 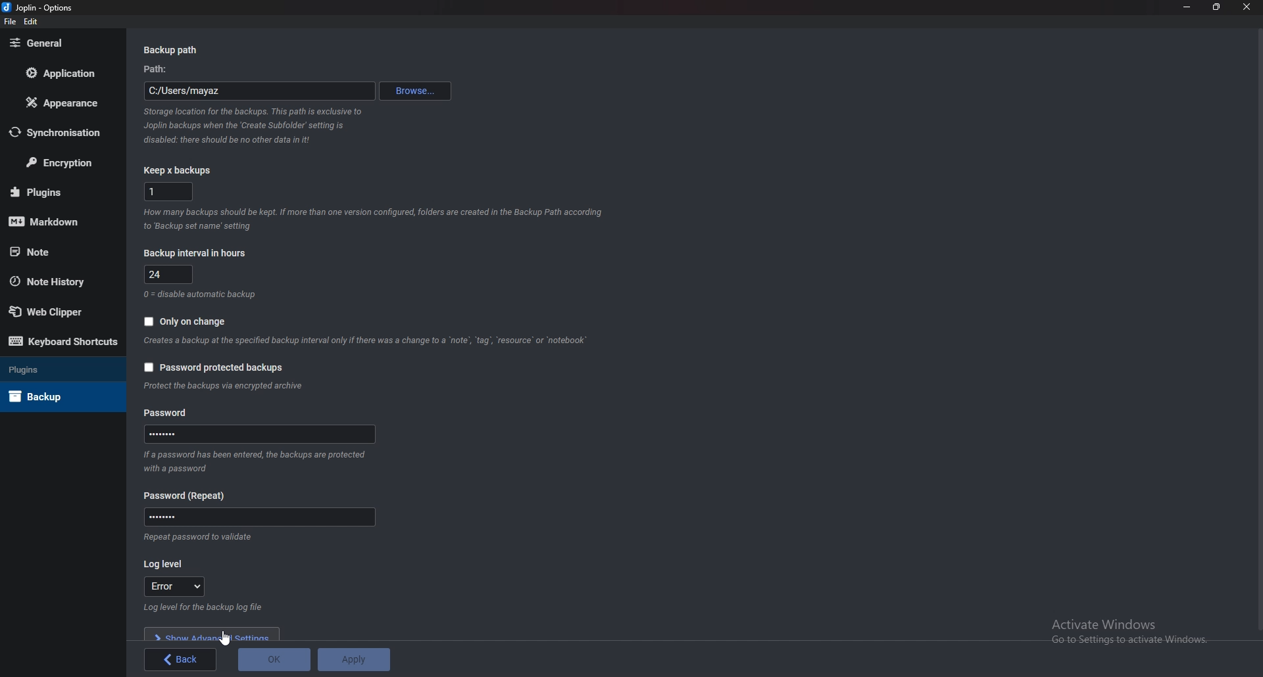 I want to click on hours, so click(x=170, y=273).